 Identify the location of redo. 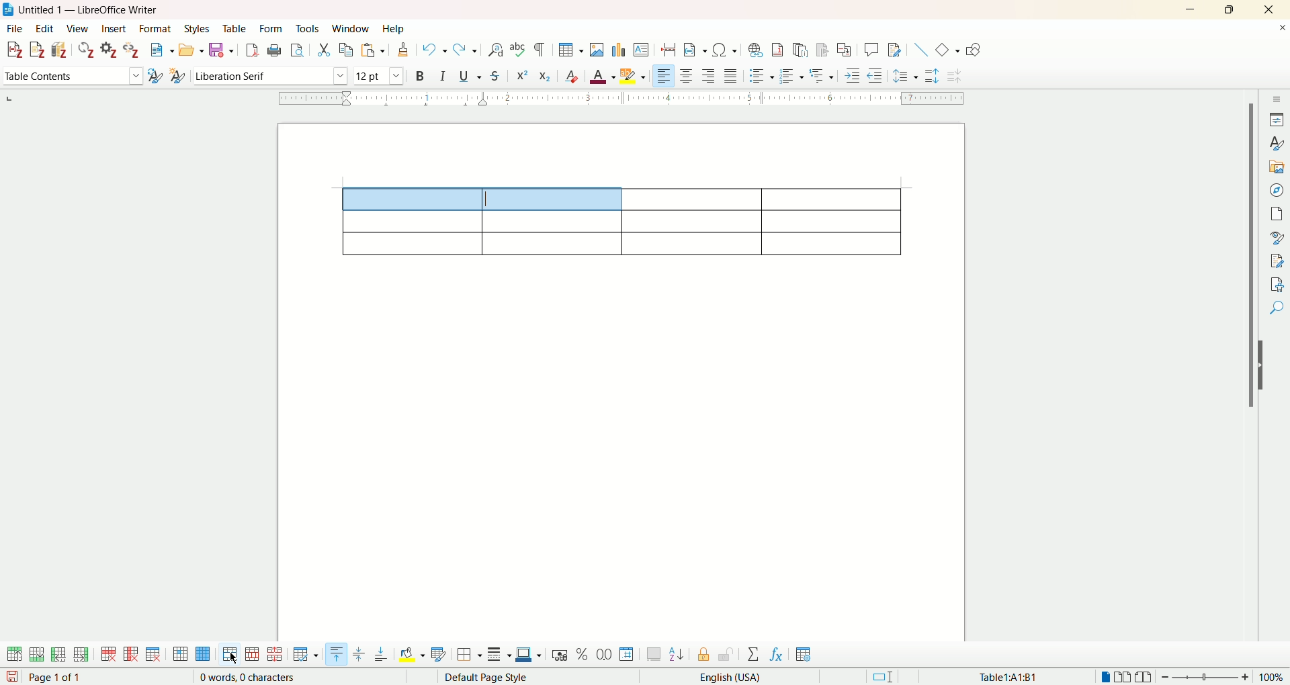
(464, 50).